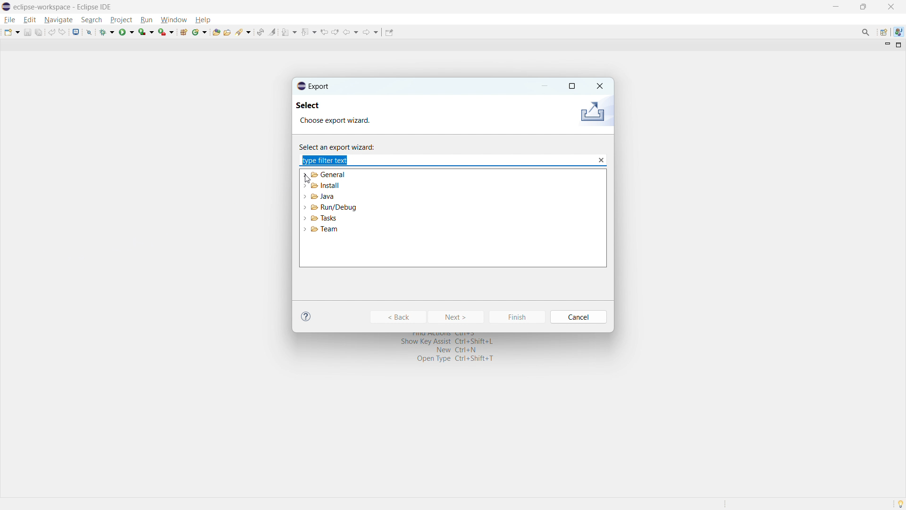 The height and width of the screenshot is (510, 906). Describe the element at coordinates (592, 112) in the screenshot. I see `logo` at that location.